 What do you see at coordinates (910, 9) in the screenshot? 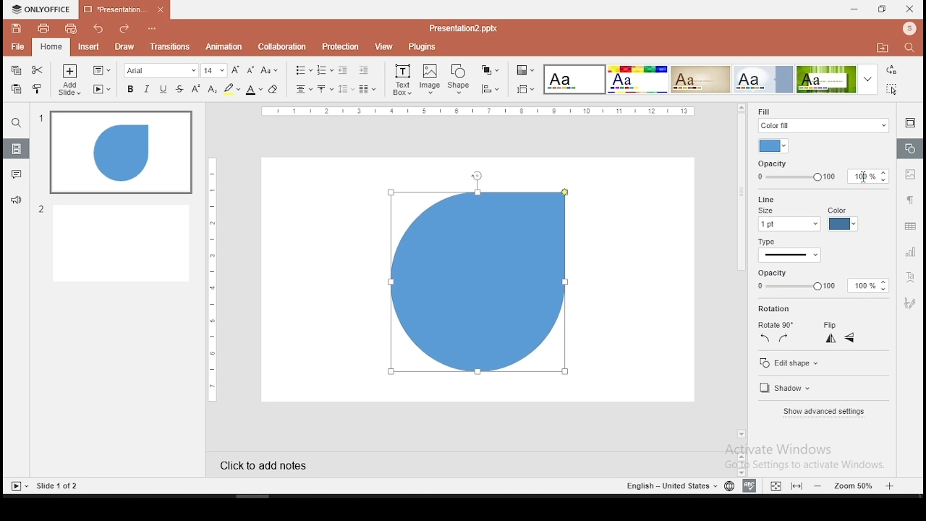
I see `close window` at bounding box center [910, 9].